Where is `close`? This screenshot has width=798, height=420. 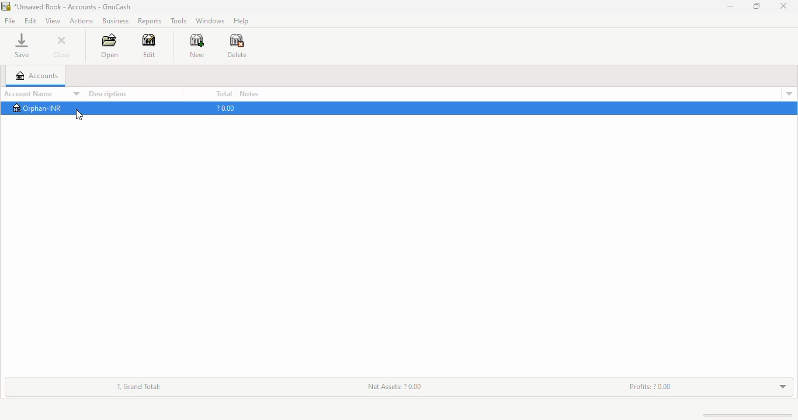 close is located at coordinates (61, 47).